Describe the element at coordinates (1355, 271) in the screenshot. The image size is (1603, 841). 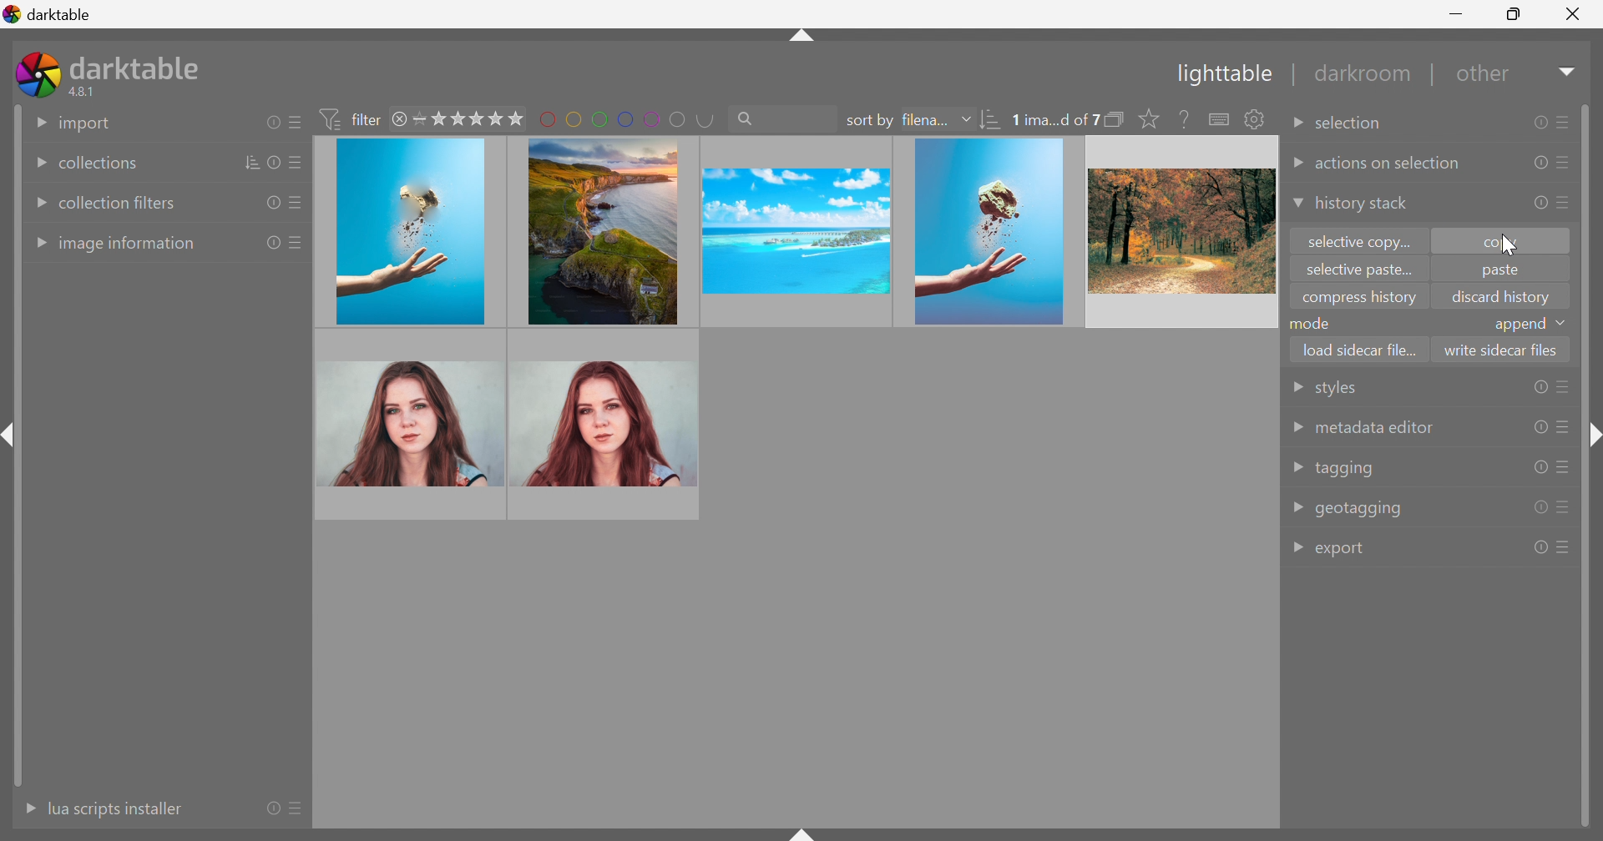
I see `selective paste...` at that location.